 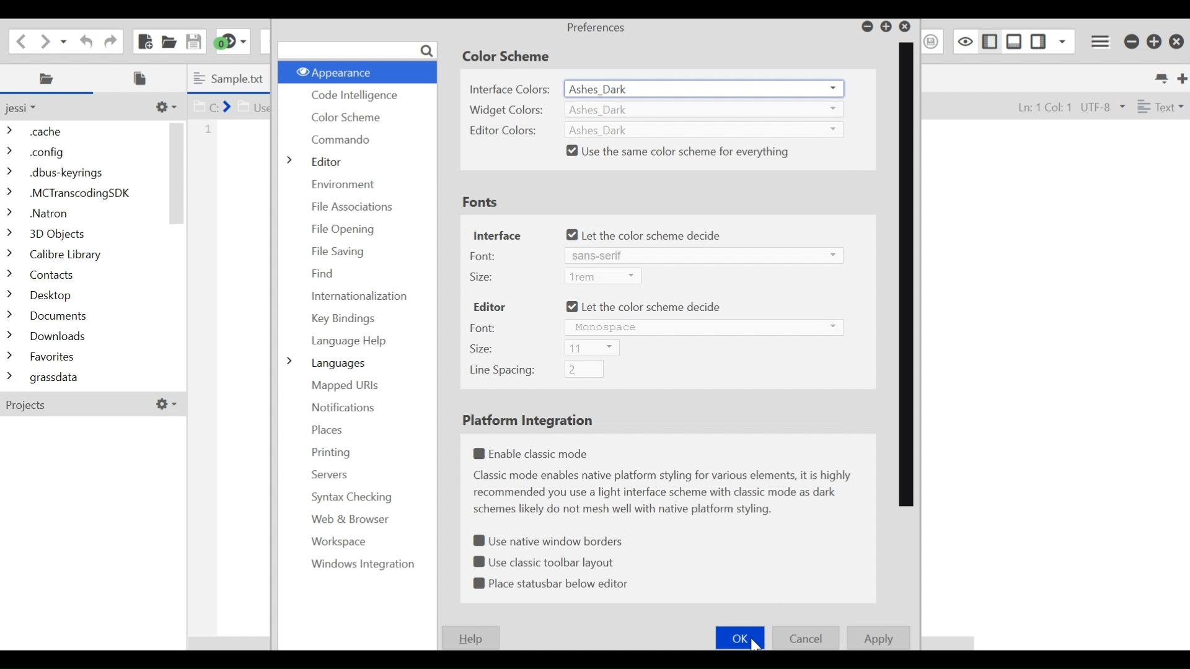 What do you see at coordinates (1102, 107) in the screenshot?
I see `File Encoding dropdown menu` at bounding box center [1102, 107].